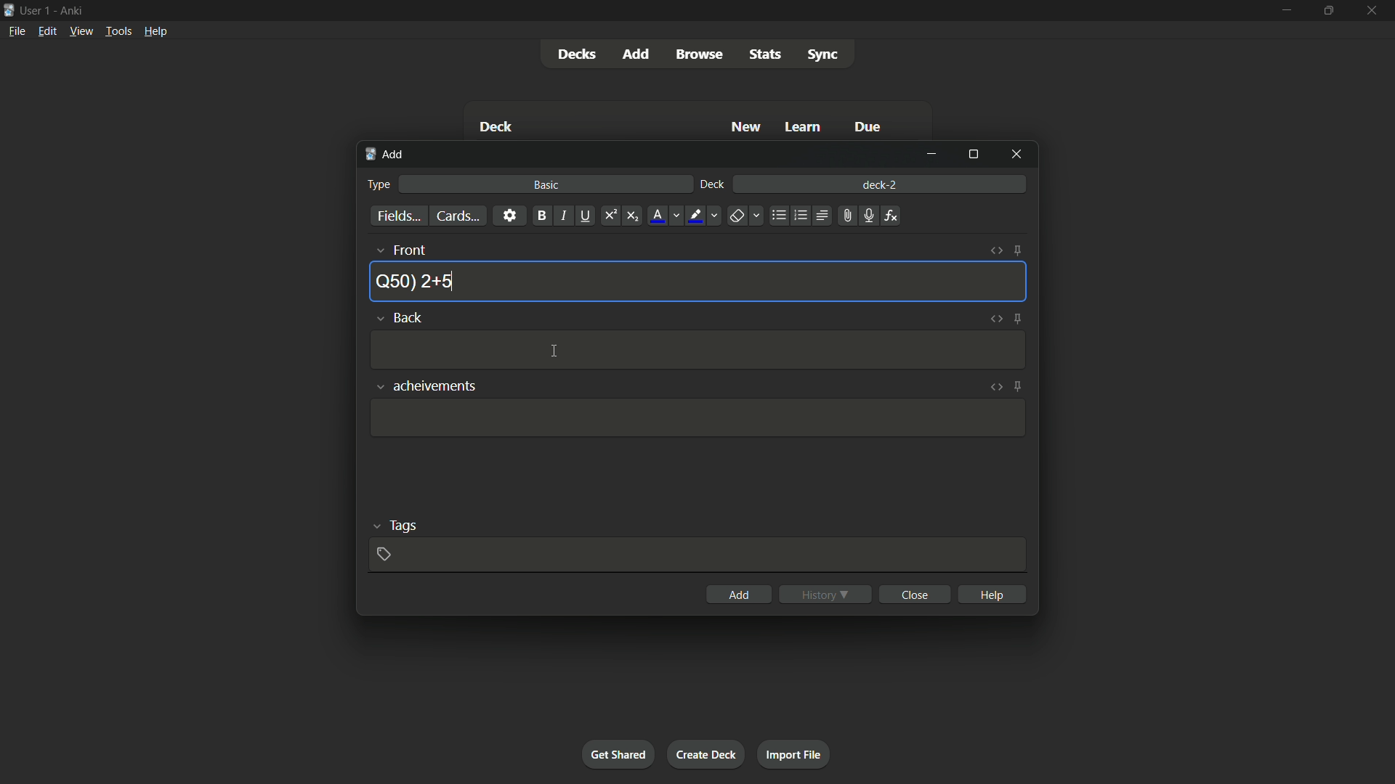 This screenshot has height=784, width=1395. Describe the element at coordinates (991, 594) in the screenshot. I see `help` at that location.